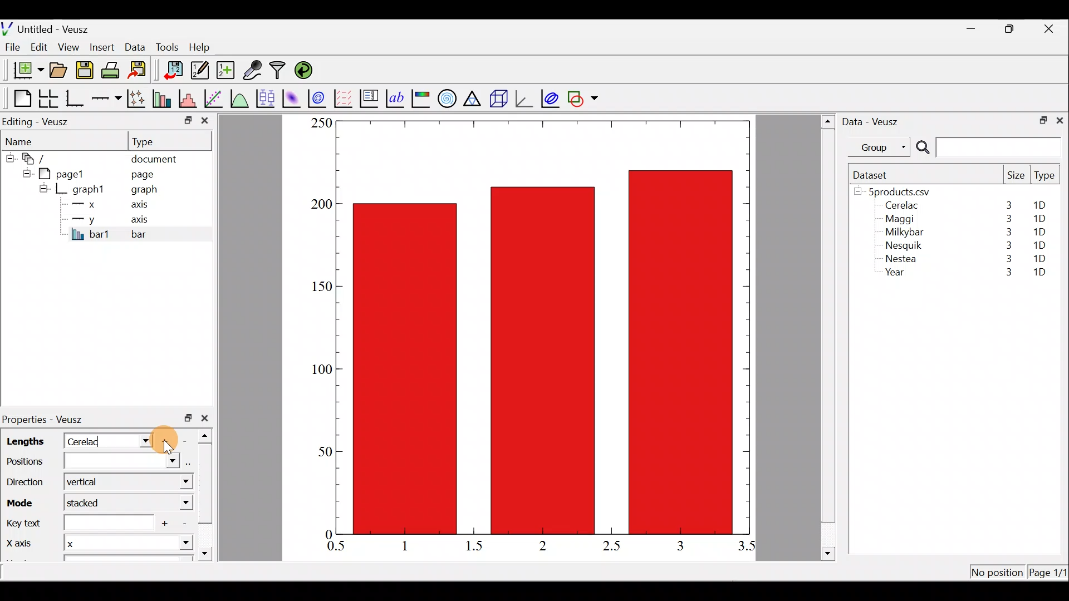 The height and width of the screenshot is (601, 1069). Describe the element at coordinates (91, 504) in the screenshot. I see `stacked` at that location.